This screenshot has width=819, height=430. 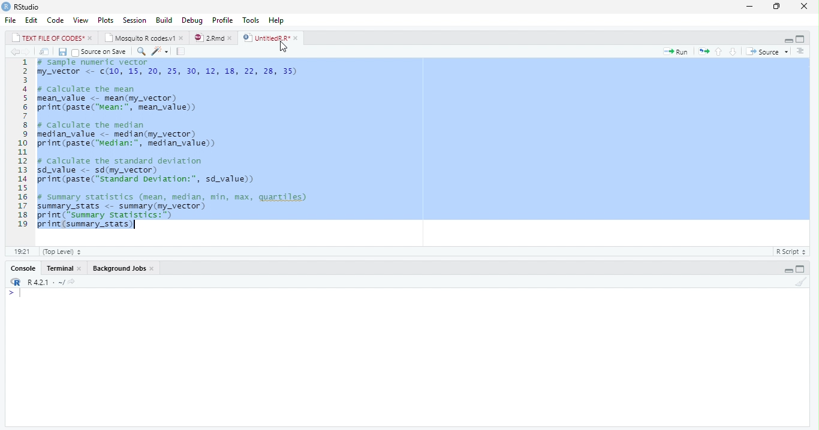 I want to click on RStudio, so click(x=28, y=7).